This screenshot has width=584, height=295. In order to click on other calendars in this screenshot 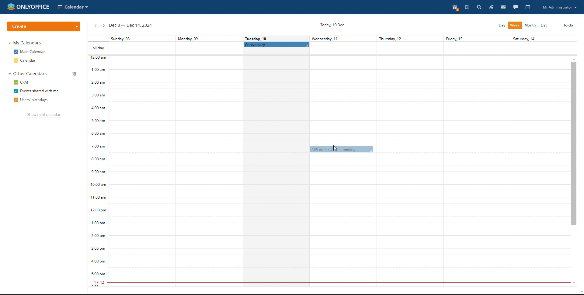, I will do `click(27, 74)`.